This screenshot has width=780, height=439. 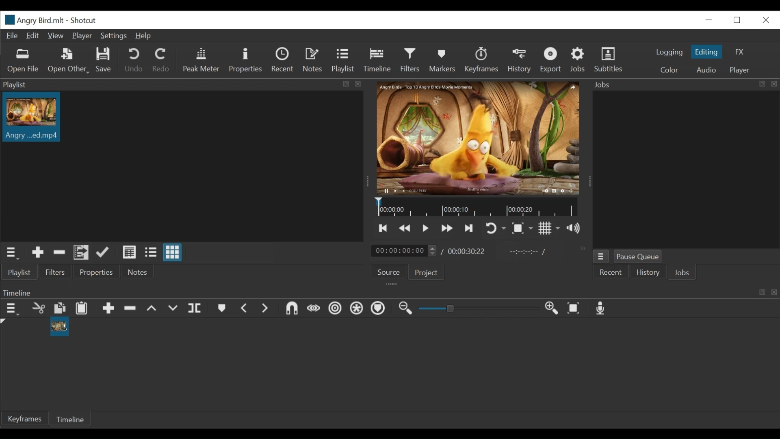 What do you see at coordinates (648, 273) in the screenshot?
I see `History` at bounding box center [648, 273].